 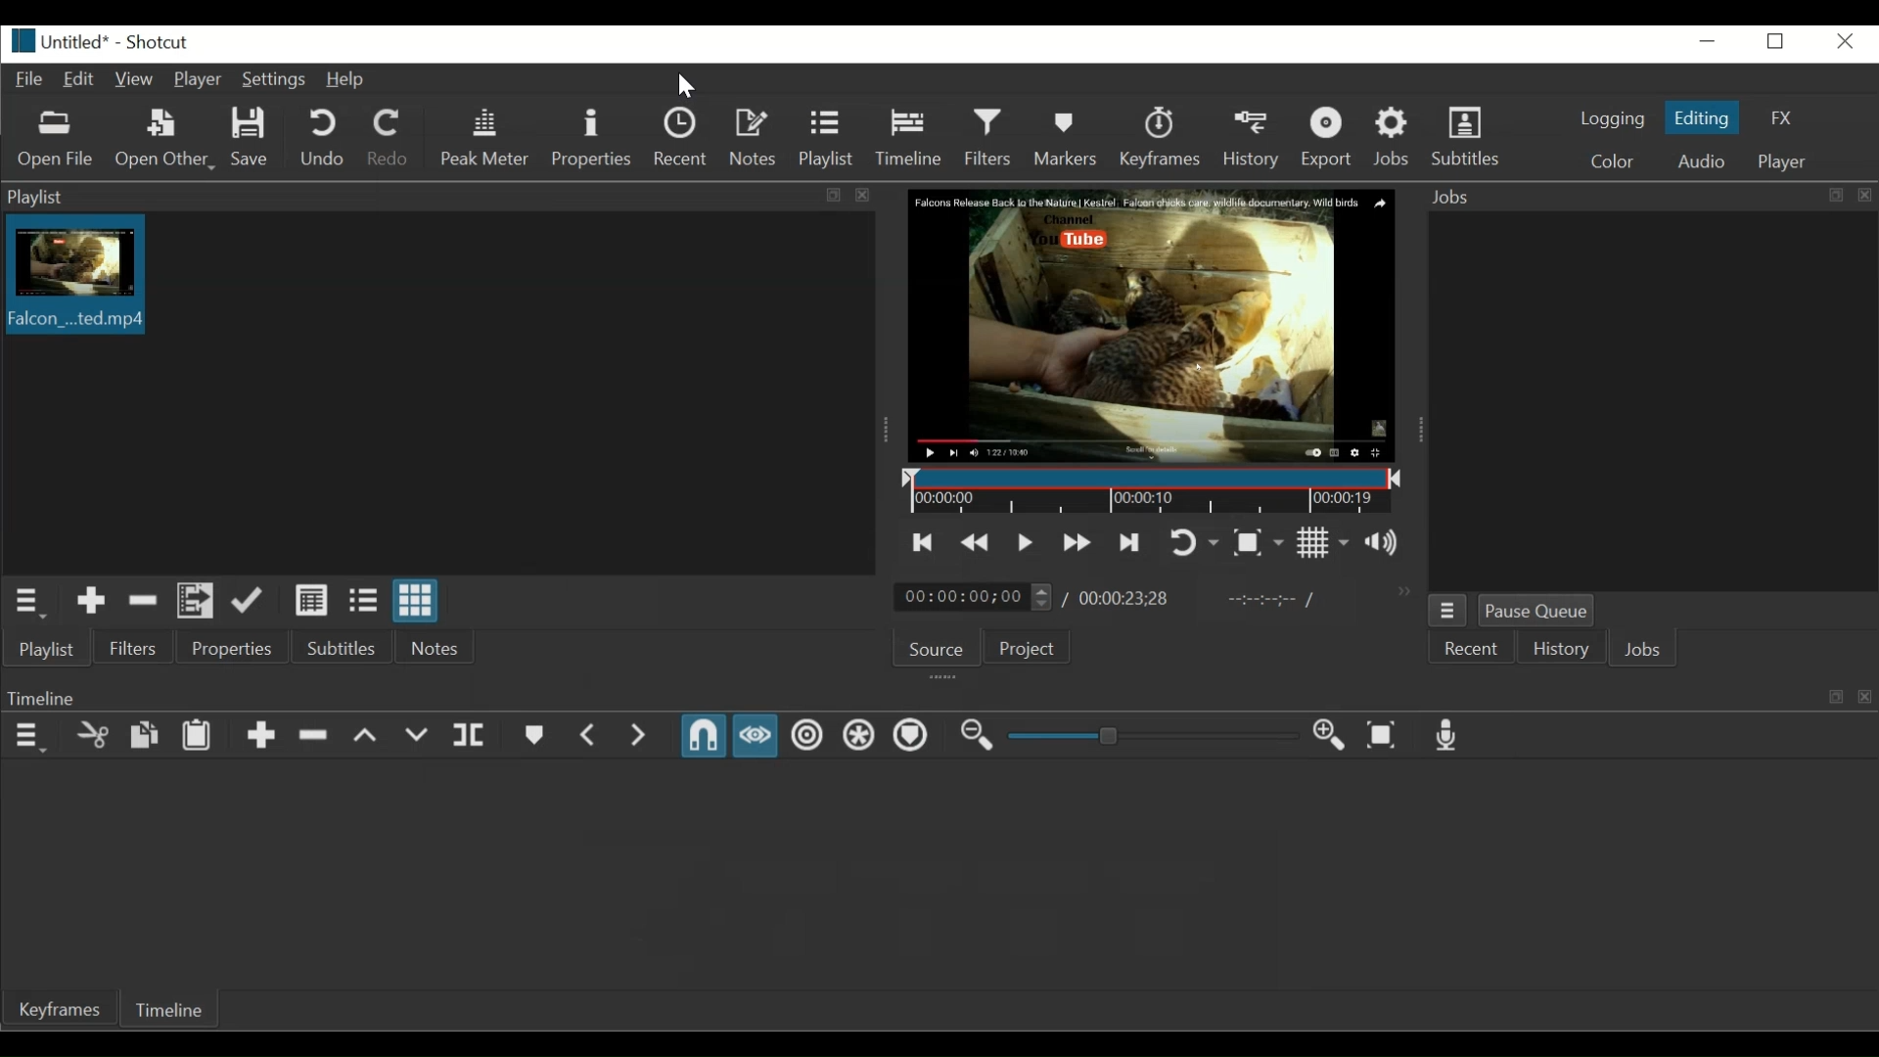 I want to click on Timeline Menu, so click(x=27, y=738).